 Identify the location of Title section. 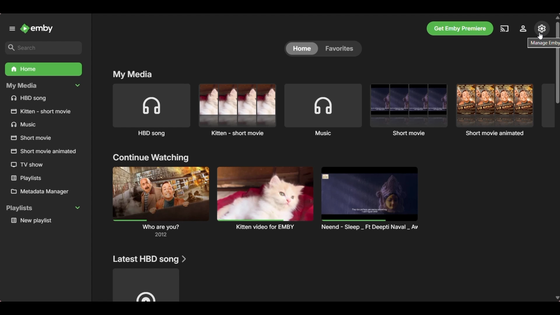
(132, 75).